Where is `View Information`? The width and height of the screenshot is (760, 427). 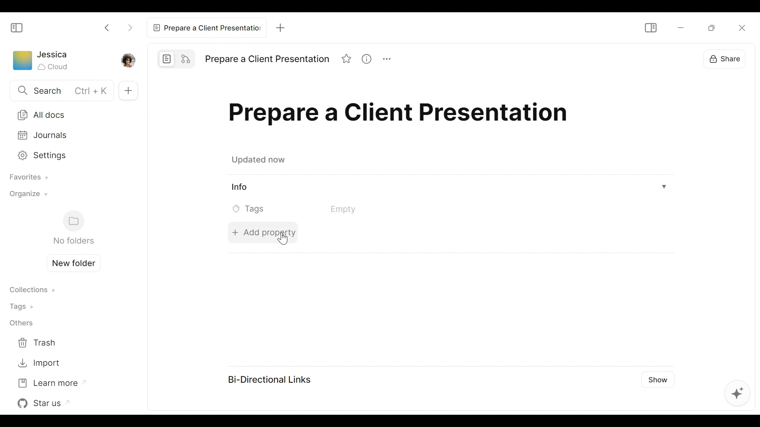 View Information is located at coordinates (450, 188).